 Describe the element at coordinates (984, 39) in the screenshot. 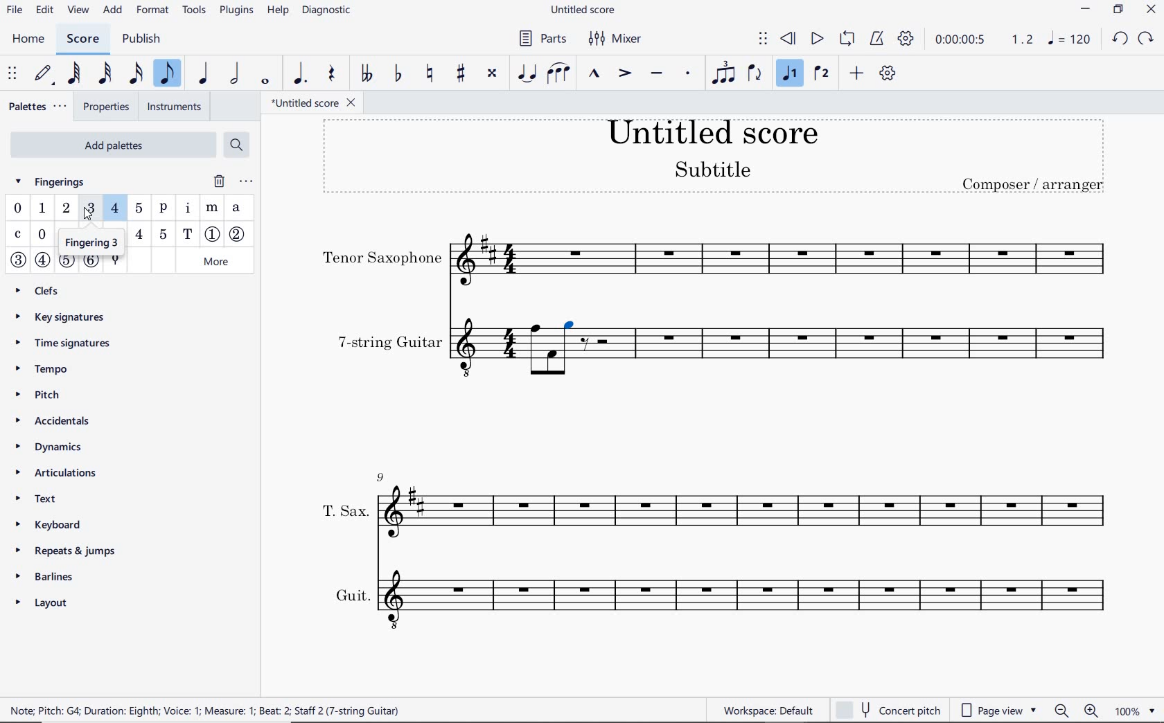

I see `PLAY SPEED` at that location.